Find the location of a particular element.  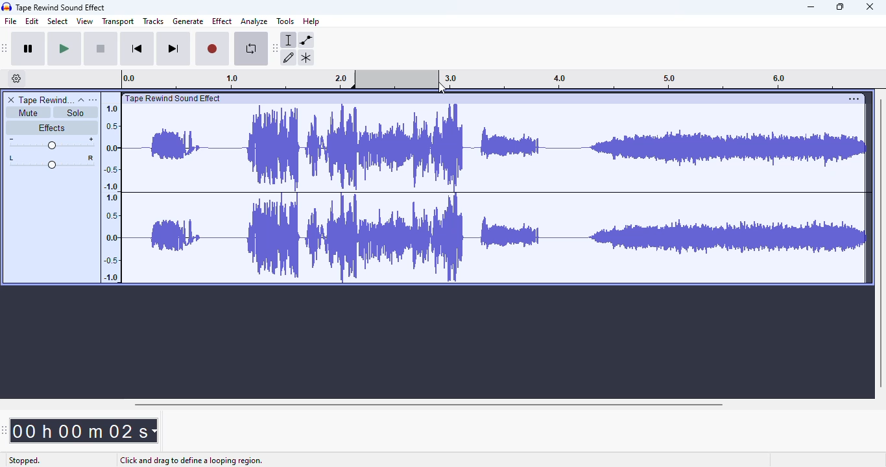

envelope tool is located at coordinates (306, 40).